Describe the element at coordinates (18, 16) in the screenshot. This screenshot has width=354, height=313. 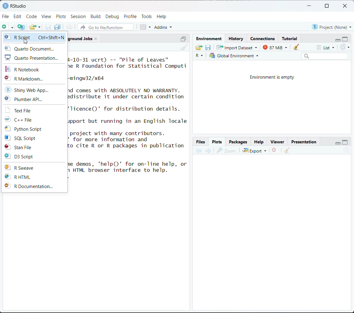
I see `Edit` at that location.